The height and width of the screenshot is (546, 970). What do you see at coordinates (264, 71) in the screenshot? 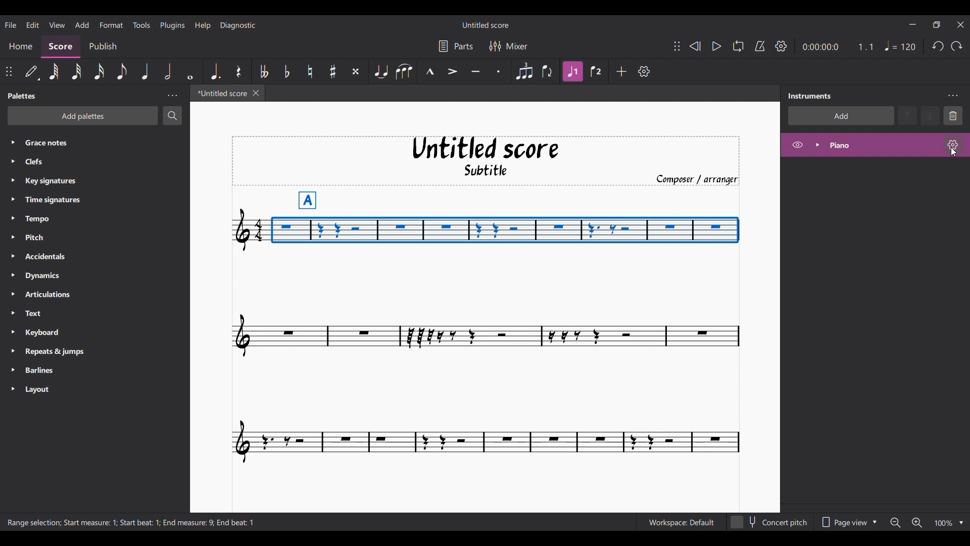
I see `Toggle double flat` at bounding box center [264, 71].